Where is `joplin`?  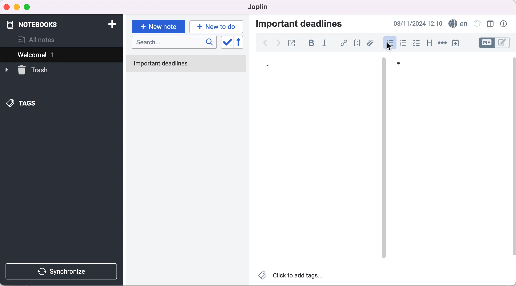 joplin is located at coordinates (259, 8).